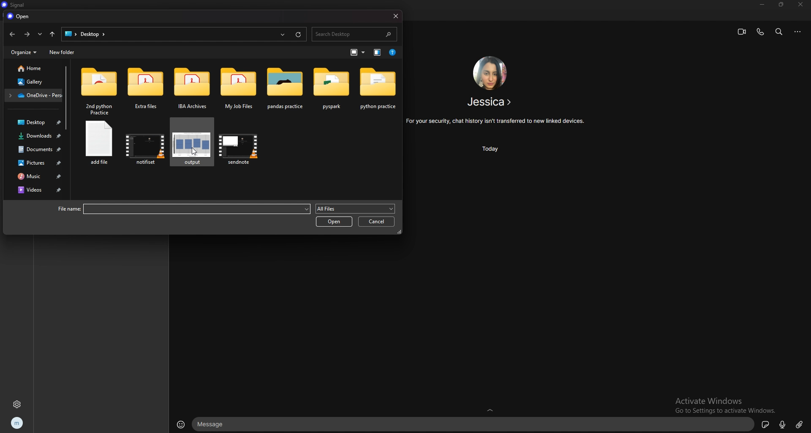 The height and width of the screenshot is (433, 811). What do you see at coordinates (13, 34) in the screenshot?
I see `back` at bounding box center [13, 34].